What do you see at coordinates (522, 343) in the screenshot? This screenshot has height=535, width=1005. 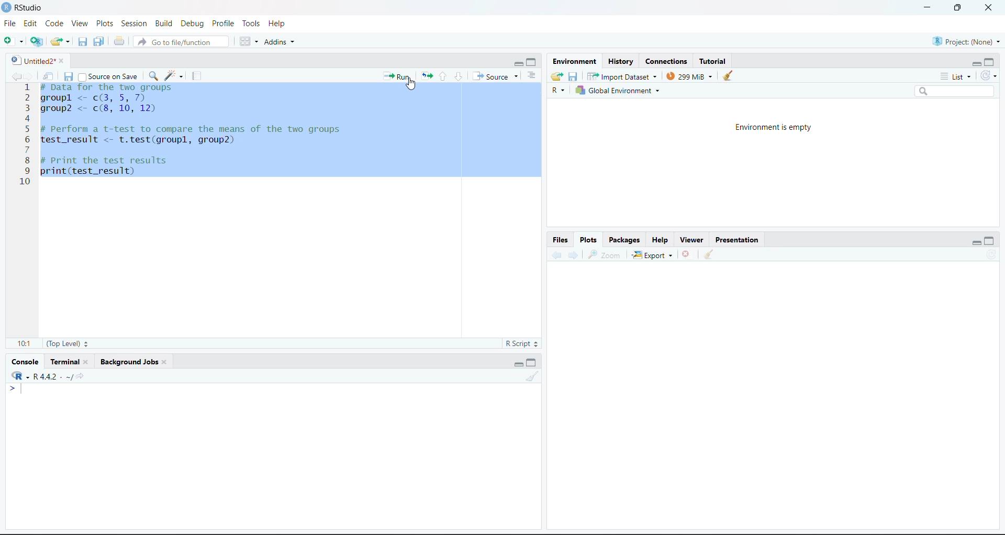 I see `R script` at bounding box center [522, 343].